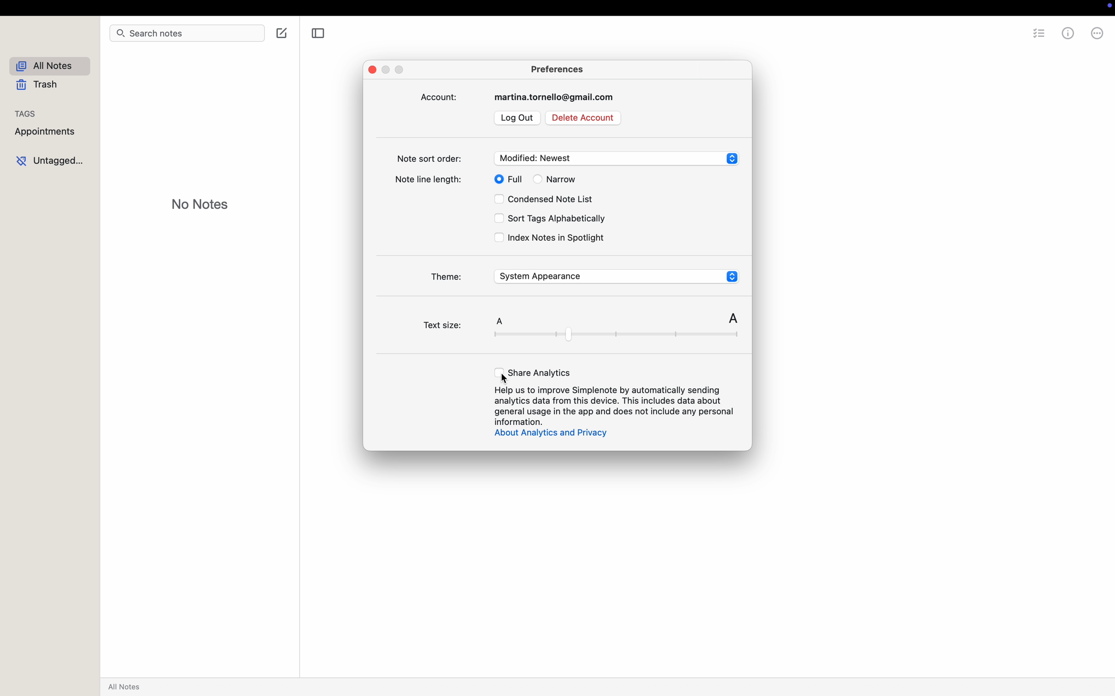 This screenshot has width=1115, height=696. What do you see at coordinates (500, 375) in the screenshot?
I see `cursor` at bounding box center [500, 375].